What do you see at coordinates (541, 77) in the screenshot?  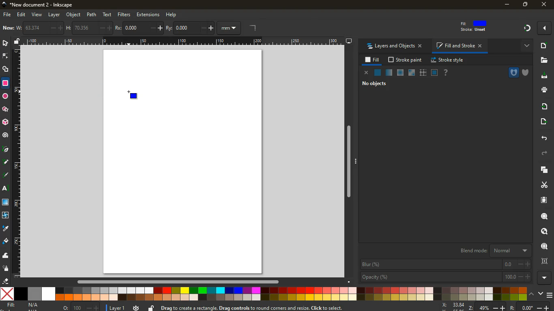 I see `desktop` at bounding box center [541, 77].